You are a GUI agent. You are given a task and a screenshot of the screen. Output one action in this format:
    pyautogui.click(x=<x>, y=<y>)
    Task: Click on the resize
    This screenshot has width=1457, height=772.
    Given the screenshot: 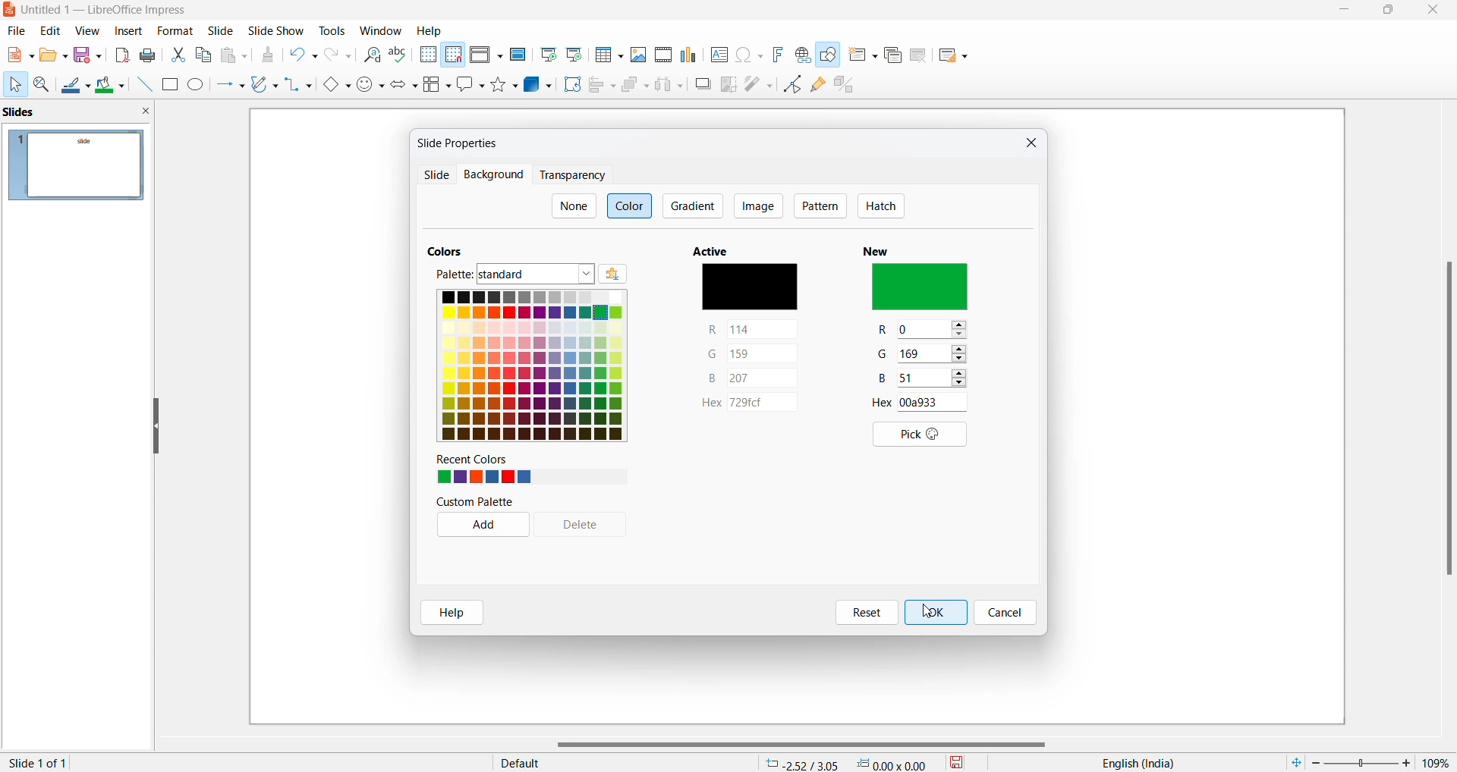 What is the action you would take?
    pyautogui.click(x=156, y=428)
    